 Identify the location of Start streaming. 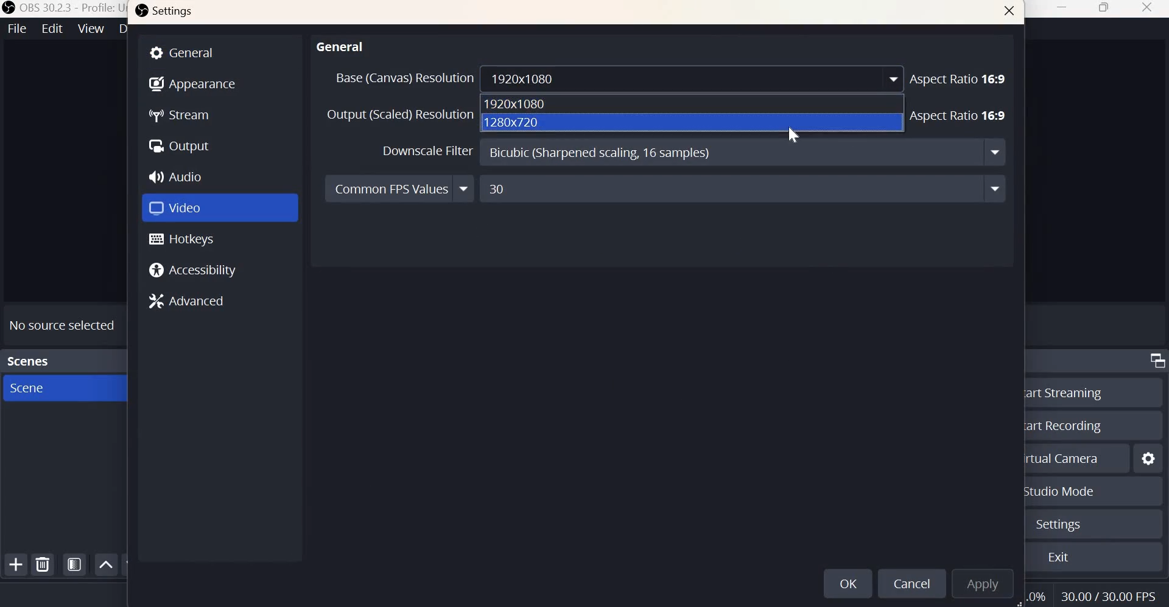
(1062, 392).